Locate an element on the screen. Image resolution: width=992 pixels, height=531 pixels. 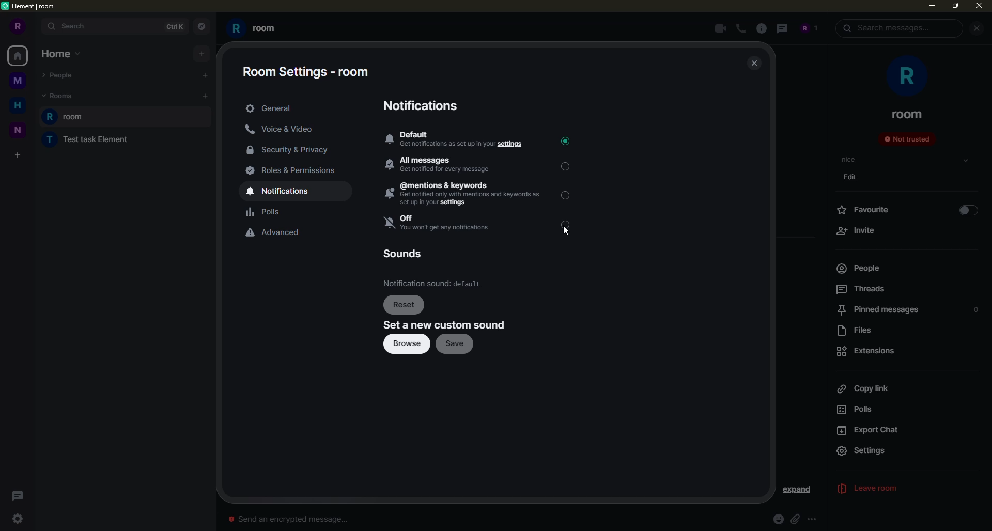
All rooms is located at coordinates (18, 56).